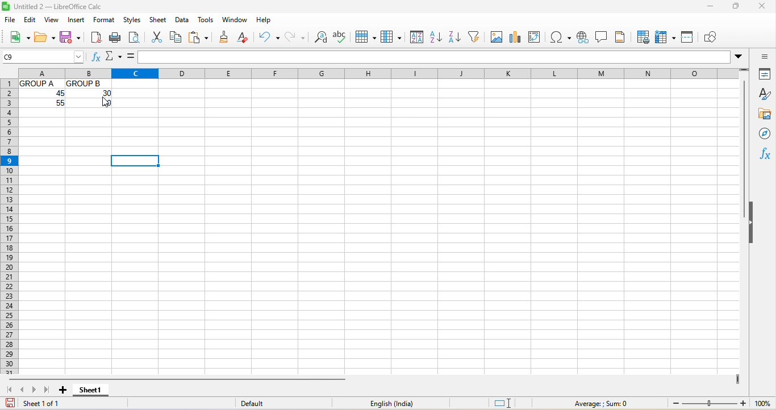  What do you see at coordinates (764, 93) in the screenshot?
I see `style` at bounding box center [764, 93].